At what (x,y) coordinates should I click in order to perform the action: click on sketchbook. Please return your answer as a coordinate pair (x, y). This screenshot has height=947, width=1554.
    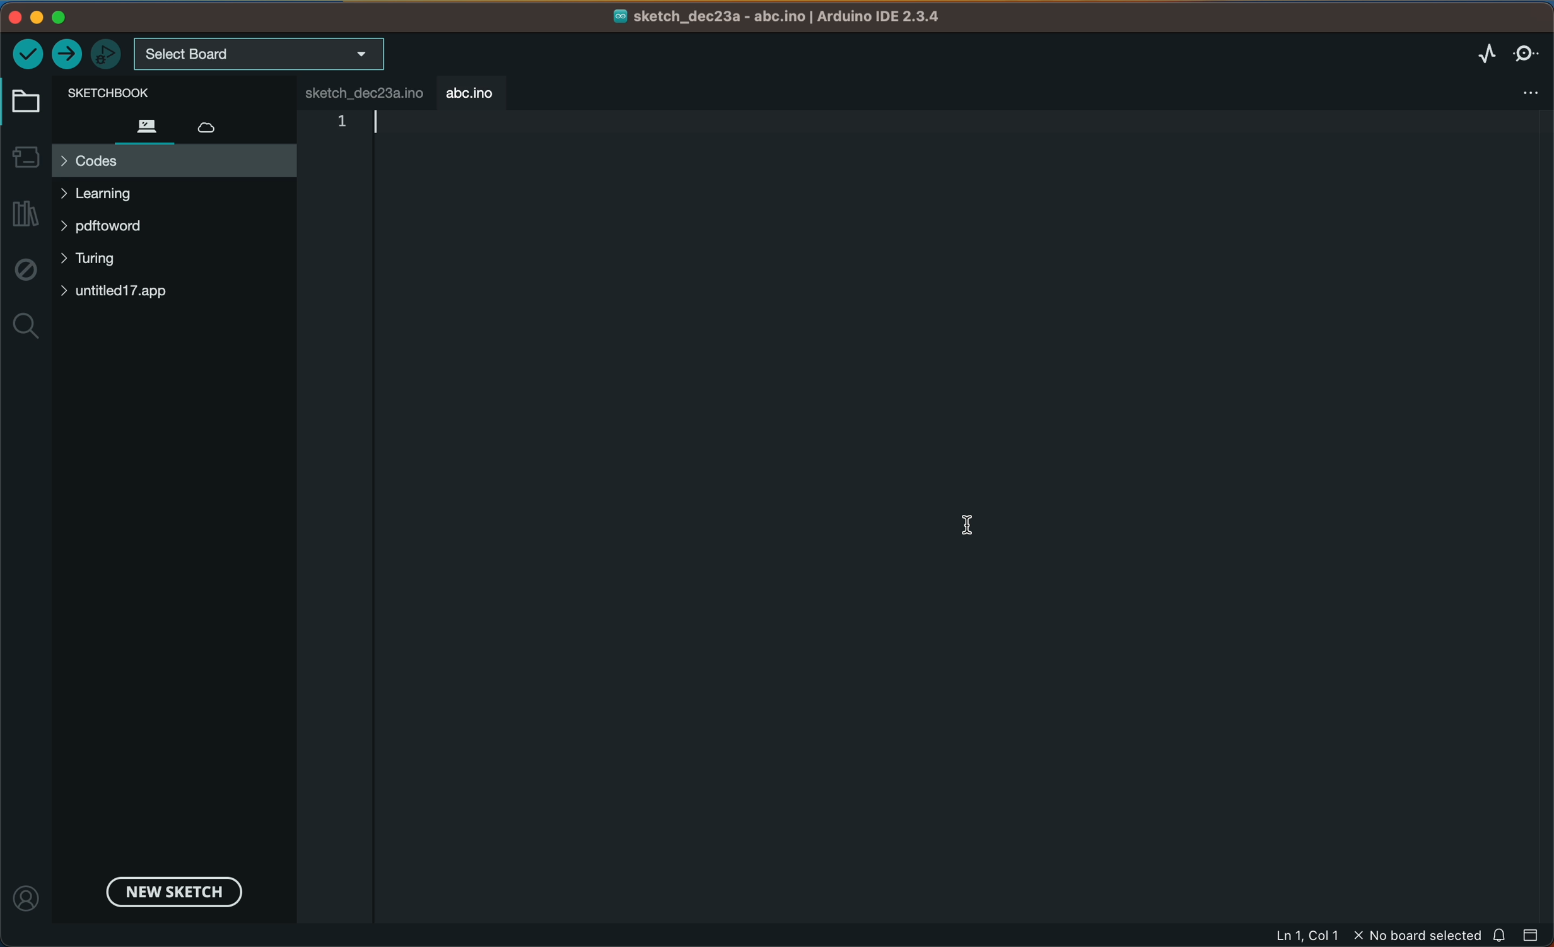
    Looking at the image, I should click on (155, 91).